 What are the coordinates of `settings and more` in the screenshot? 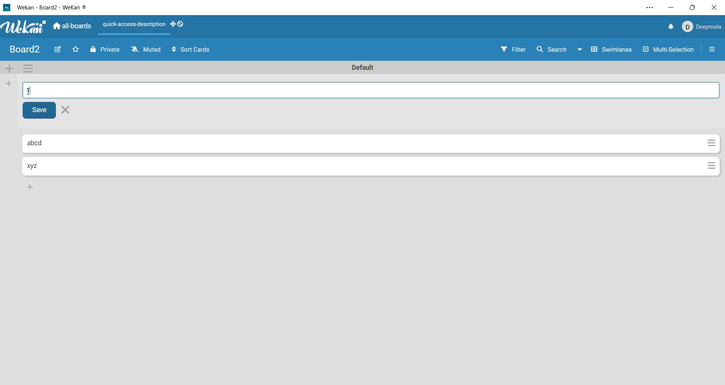 It's located at (649, 9).